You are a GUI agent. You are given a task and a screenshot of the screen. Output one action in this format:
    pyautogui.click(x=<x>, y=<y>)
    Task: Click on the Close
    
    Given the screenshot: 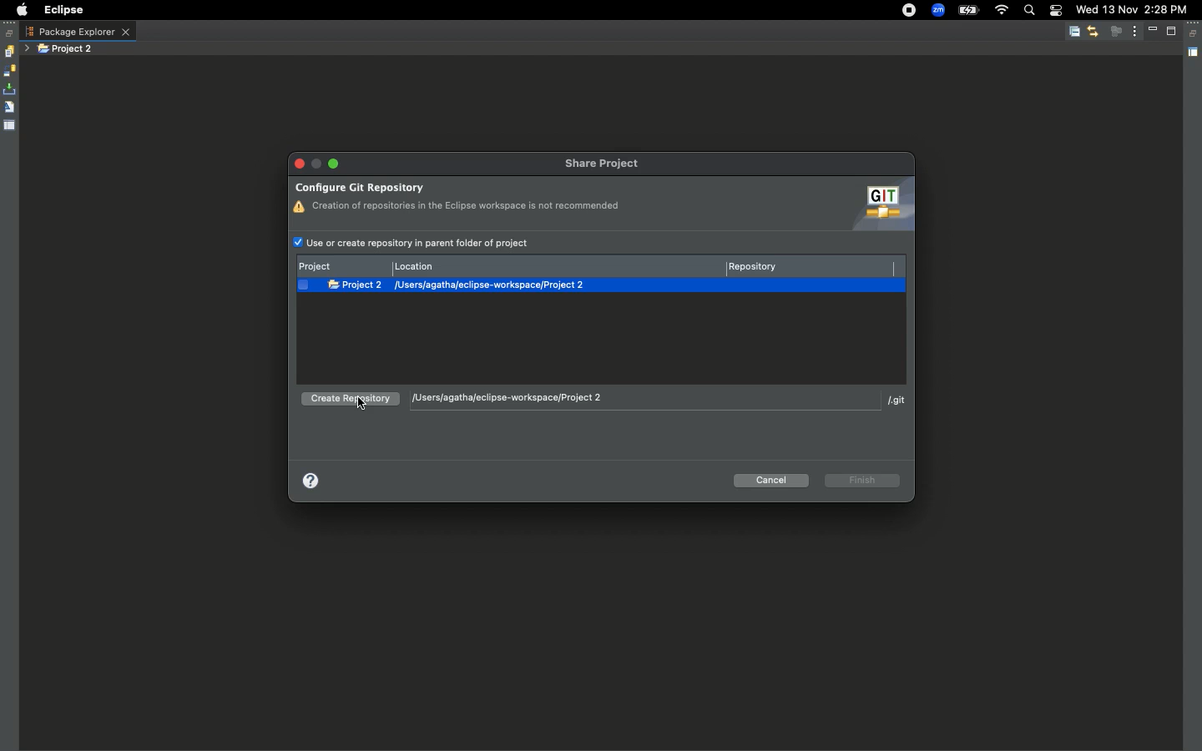 What is the action you would take?
    pyautogui.click(x=301, y=164)
    